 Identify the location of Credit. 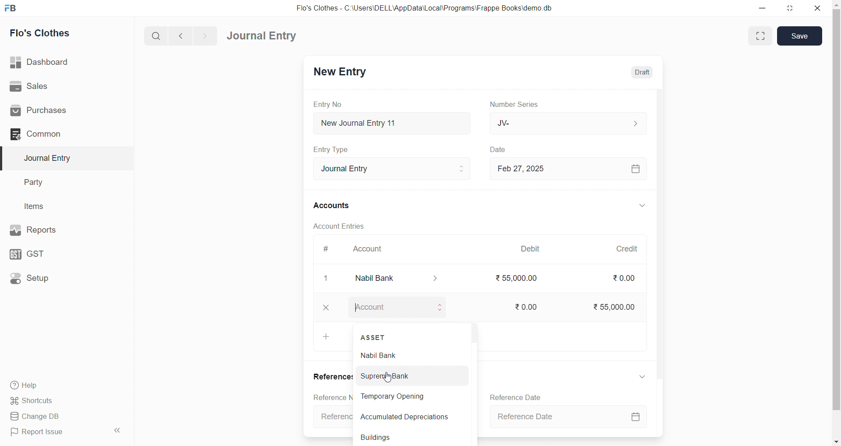
(633, 249).